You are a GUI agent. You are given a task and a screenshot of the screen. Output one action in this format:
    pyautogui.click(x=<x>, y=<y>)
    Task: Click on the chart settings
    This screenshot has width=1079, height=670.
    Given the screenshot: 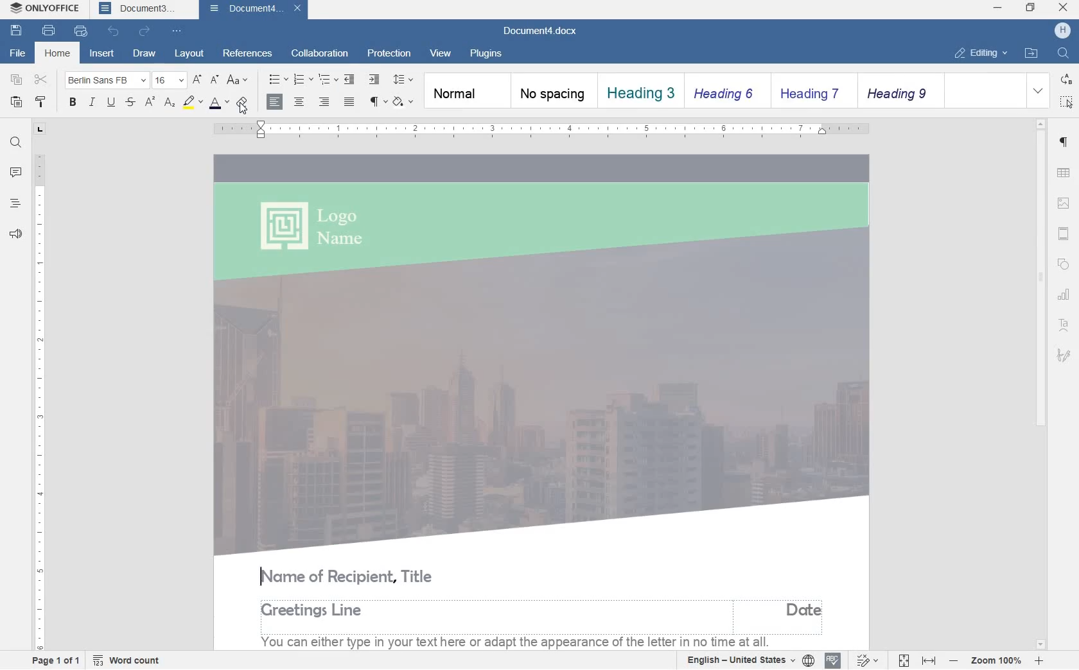 What is the action you would take?
    pyautogui.click(x=1064, y=295)
    